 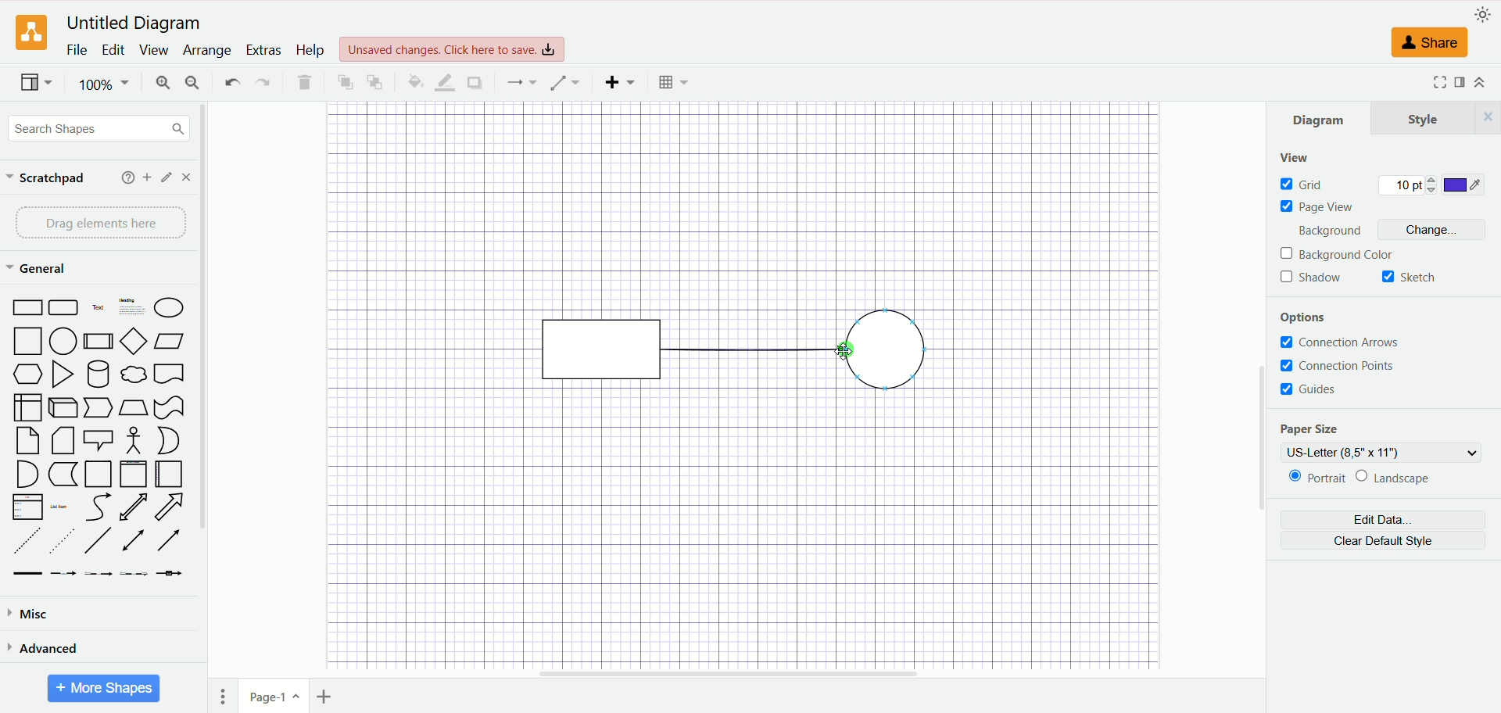 I want to click on sketch, so click(x=1409, y=277).